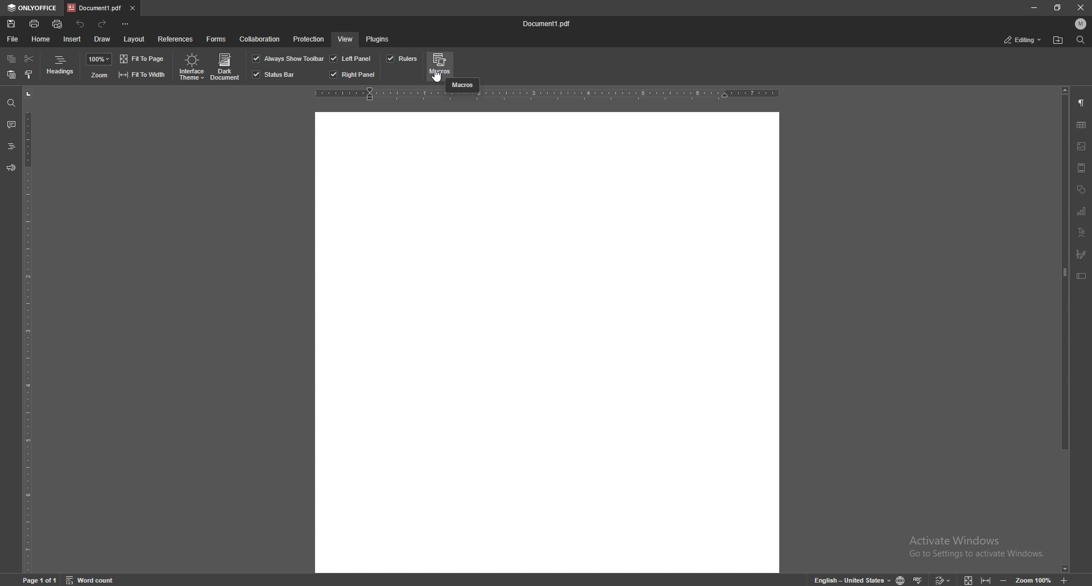 This screenshot has width=1092, height=586. I want to click on protection, so click(309, 38).